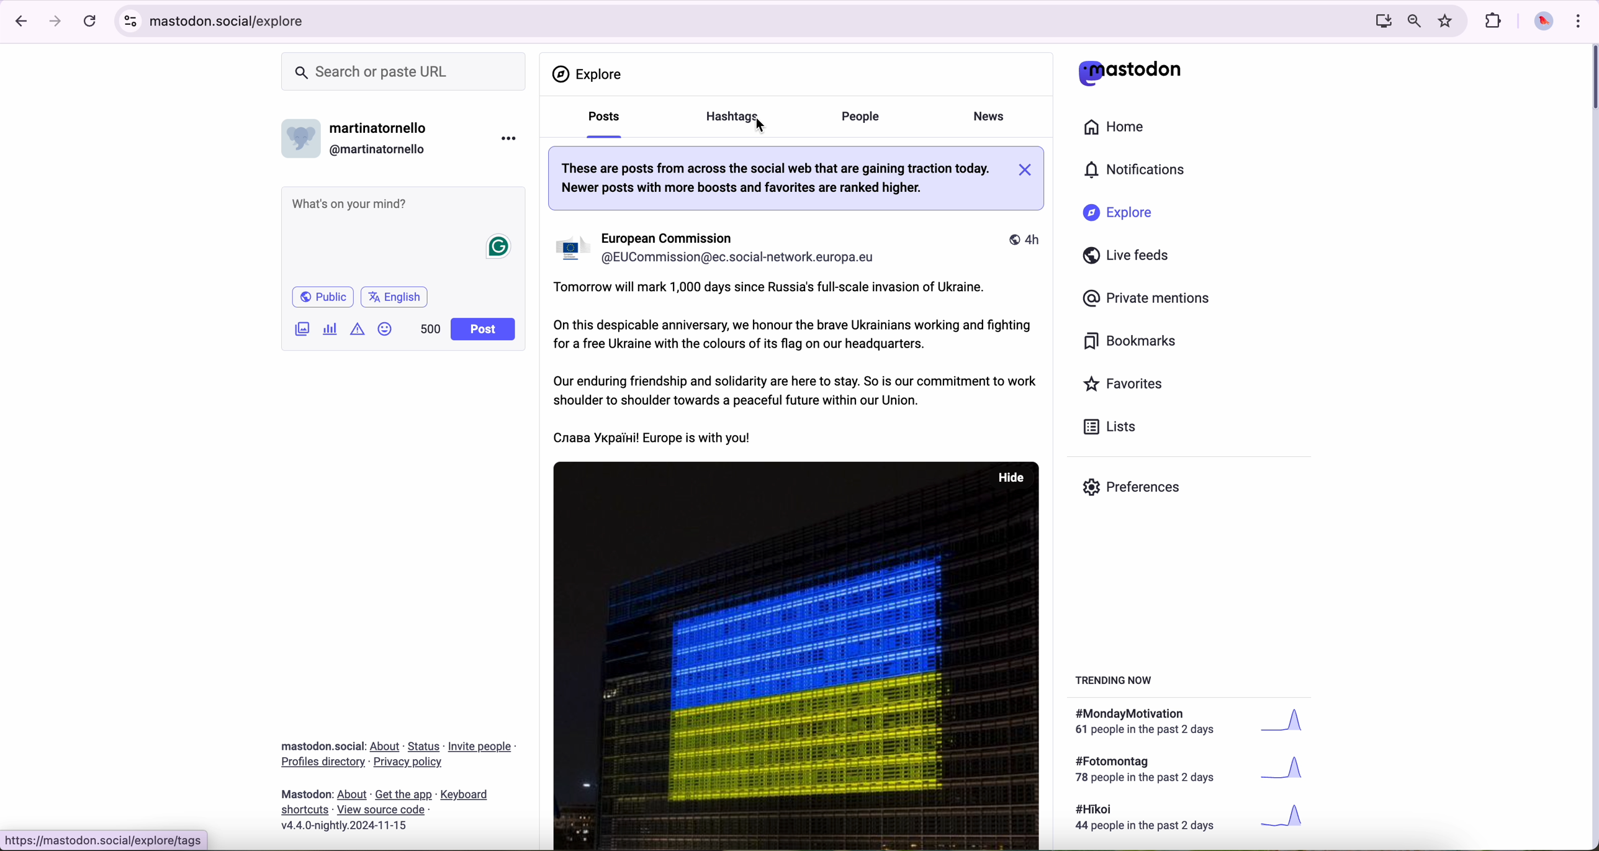 Image resolution: width=1599 pixels, height=851 pixels. I want to click on close, so click(1028, 171).